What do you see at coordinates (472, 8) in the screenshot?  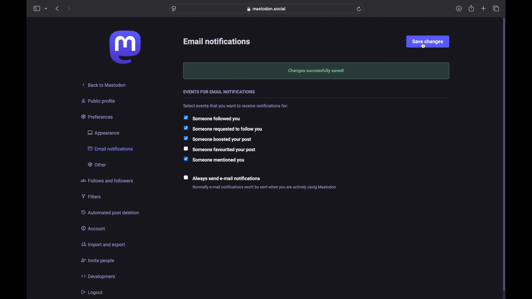 I see `share` at bounding box center [472, 8].